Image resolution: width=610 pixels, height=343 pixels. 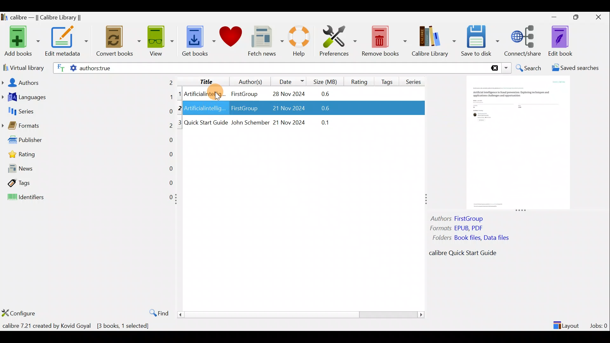 What do you see at coordinates (359, 81) in the screenshot?
I see `Rating` at bounding box center [359, 81].